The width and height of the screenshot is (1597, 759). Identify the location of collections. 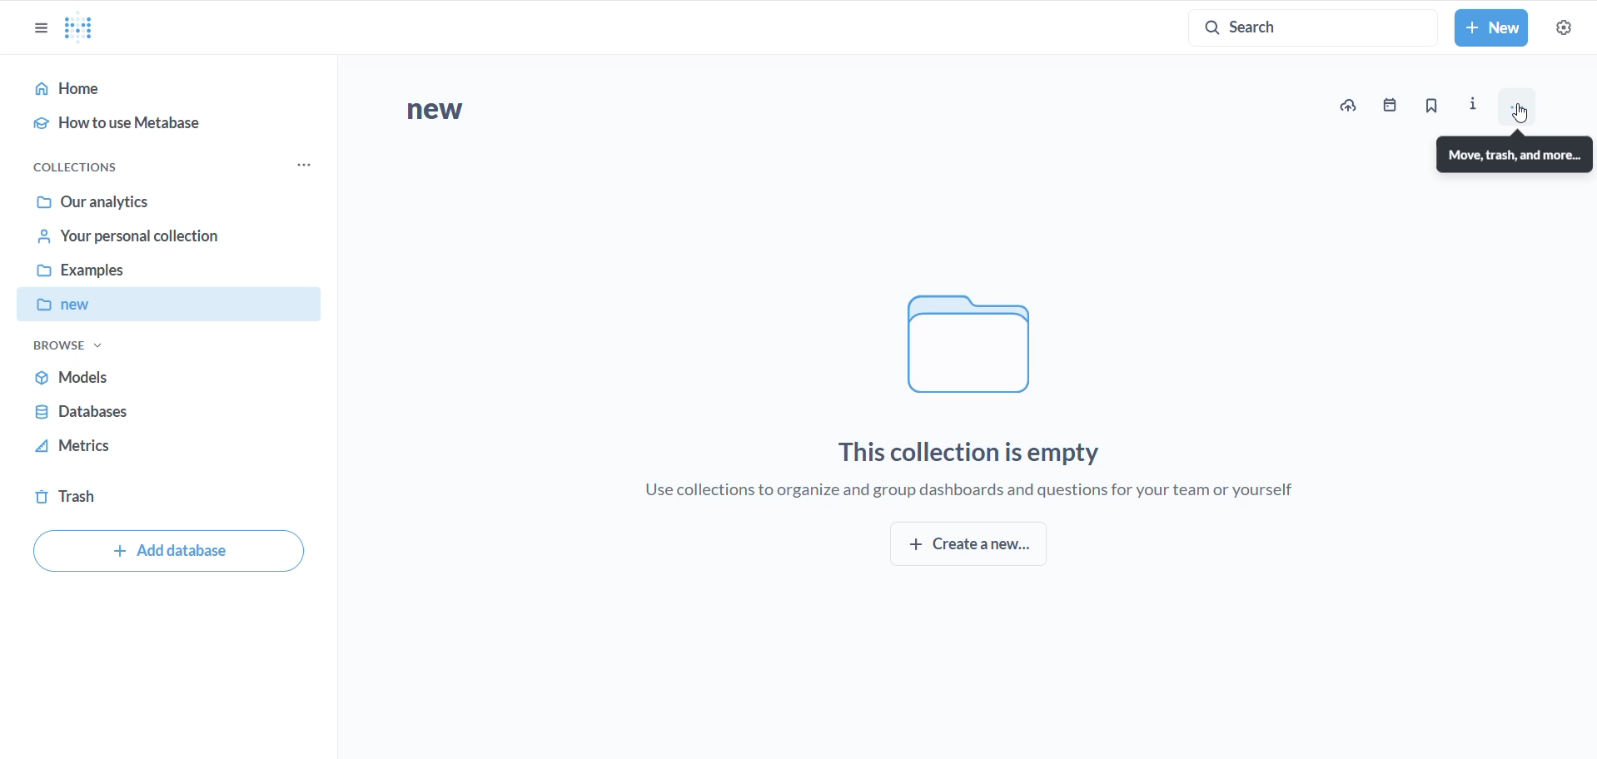
(92, 165).